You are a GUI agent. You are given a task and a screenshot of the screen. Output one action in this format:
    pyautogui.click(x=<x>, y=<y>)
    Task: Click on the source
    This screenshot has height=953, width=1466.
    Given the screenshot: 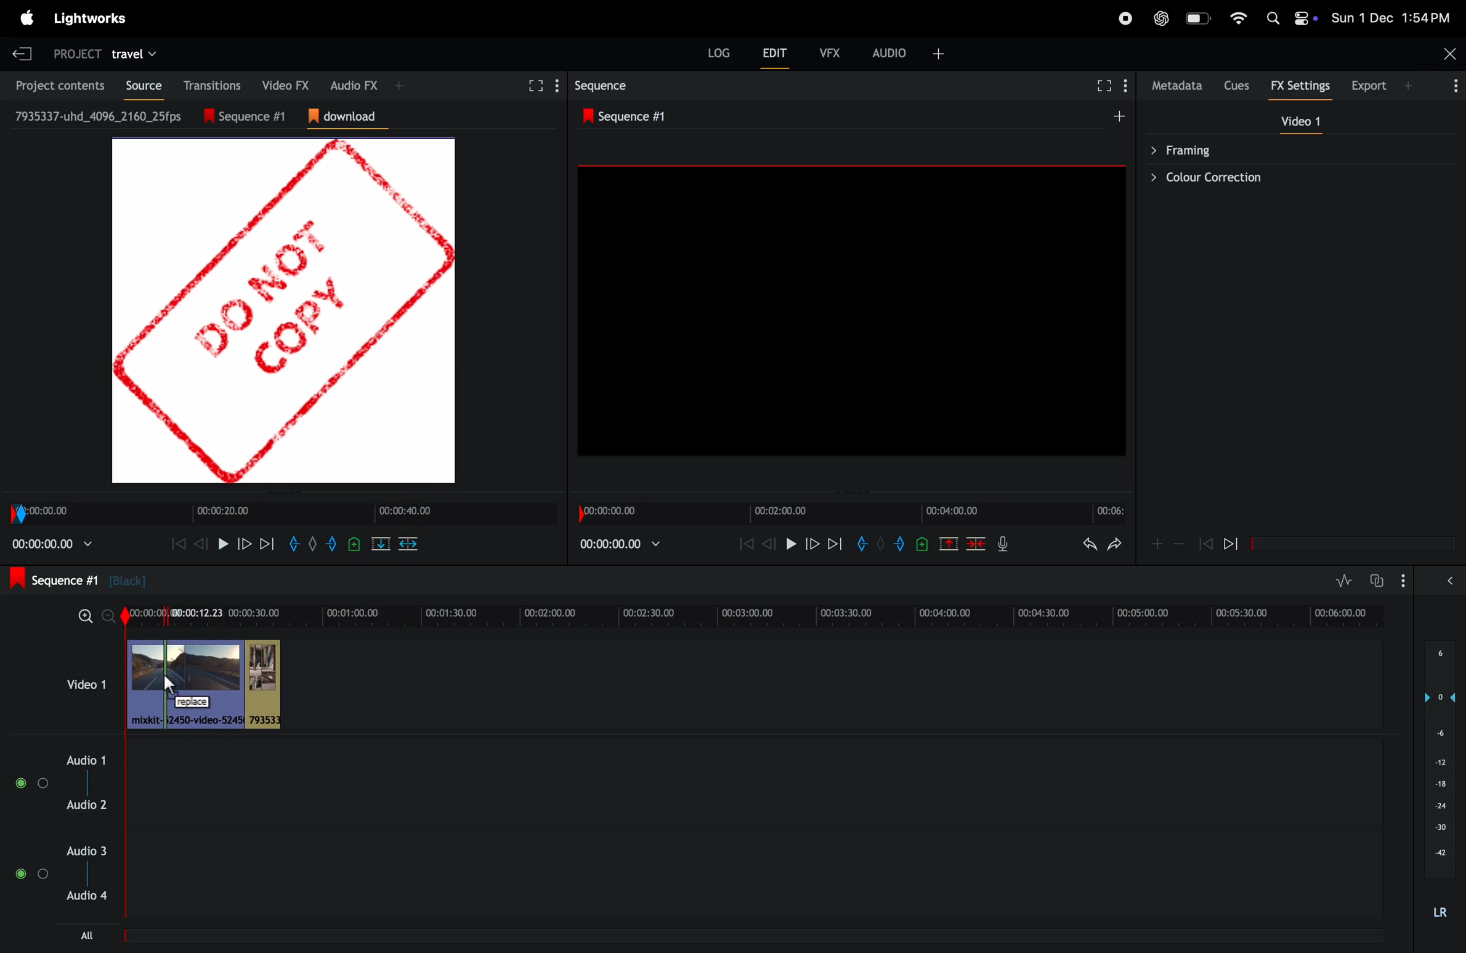 What is the action you would take?
    pyautogui.click(x=139, y=86)
    